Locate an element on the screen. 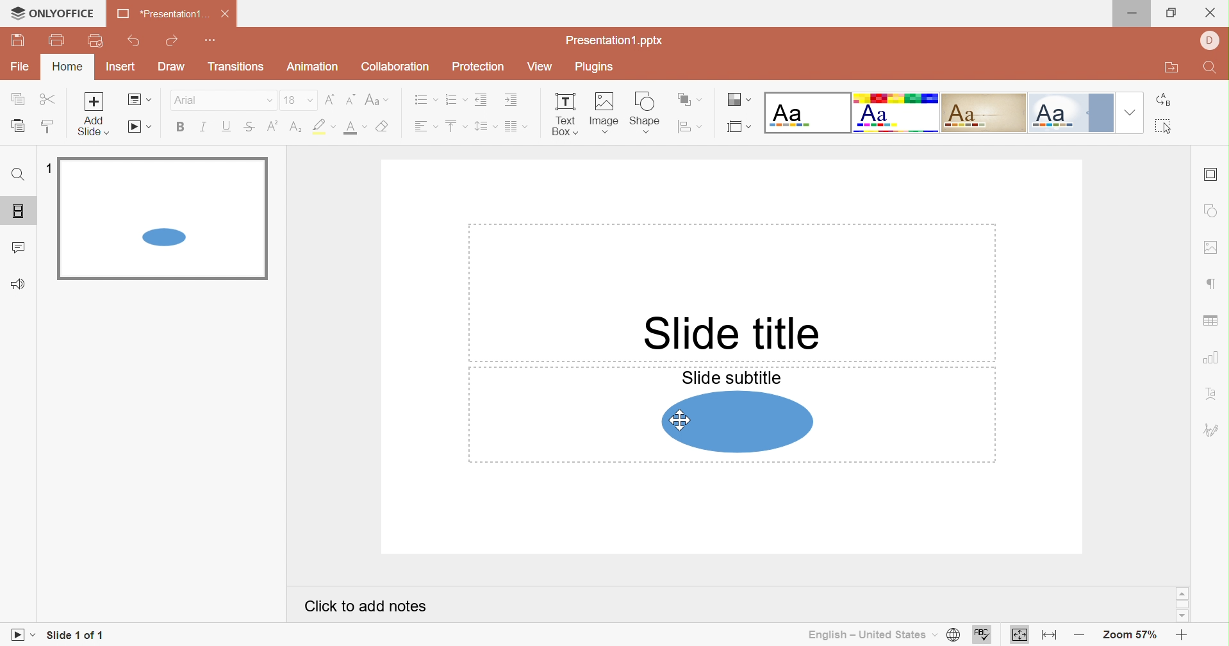  Paragraph settings is located at coordinates (1210, 284).